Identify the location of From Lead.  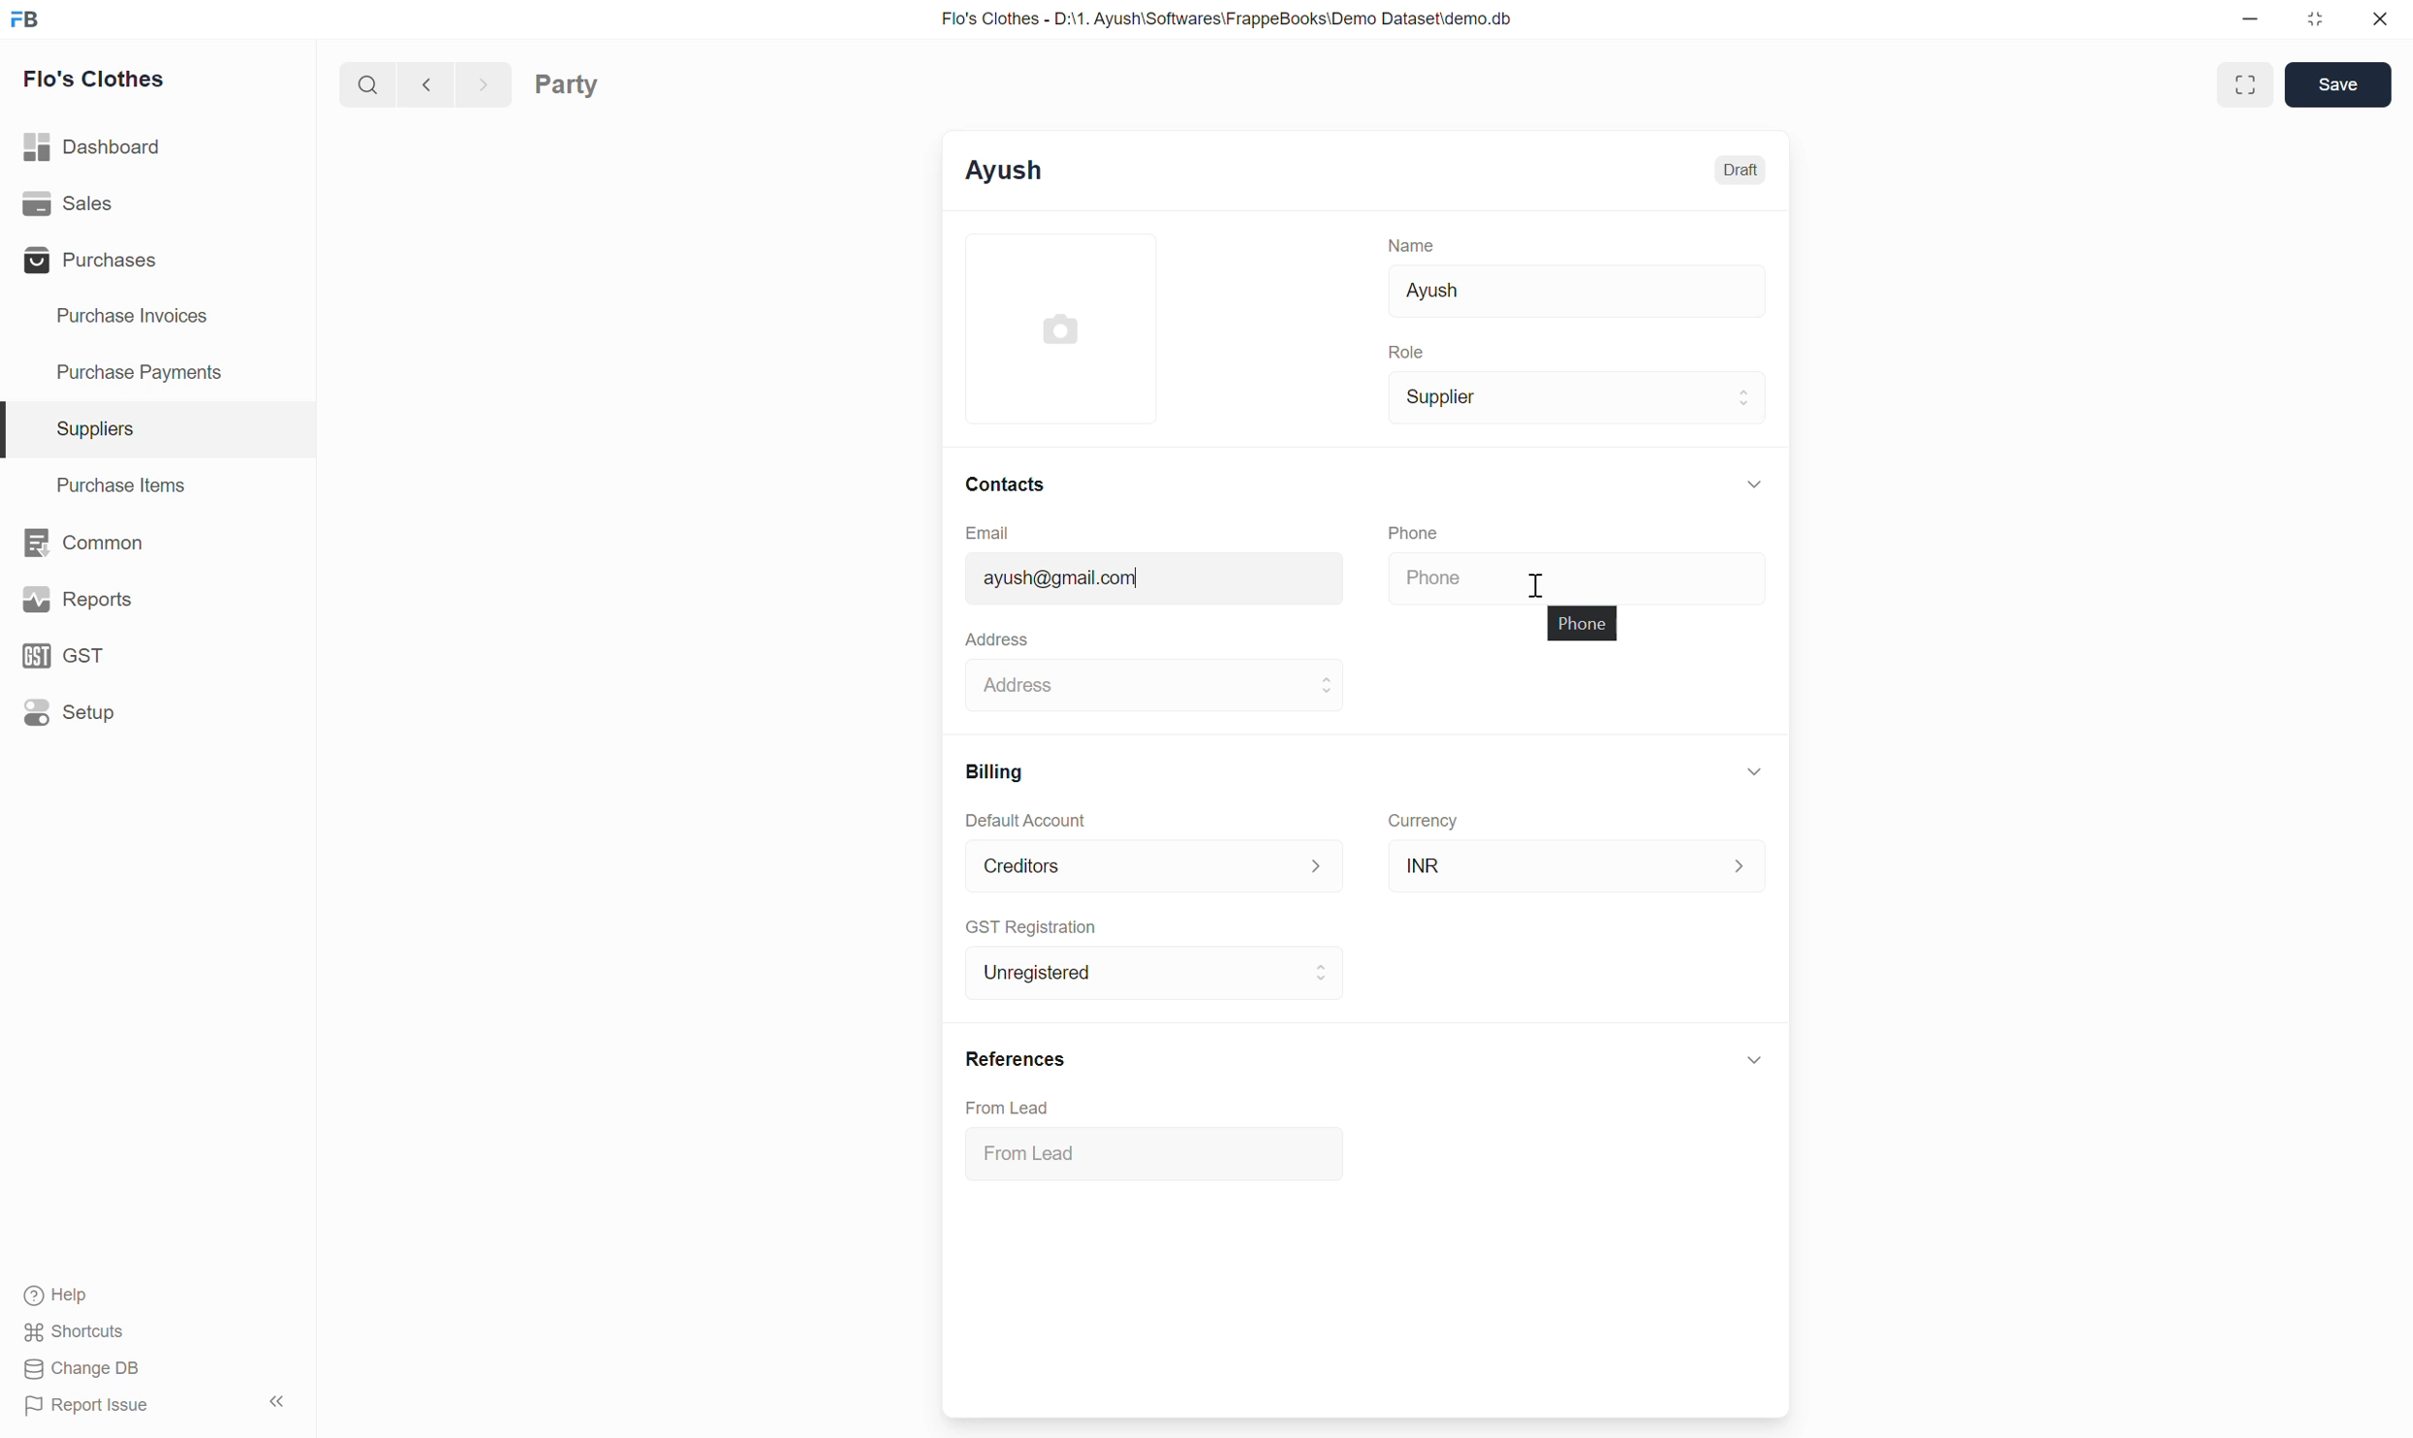
(1007, 1108).